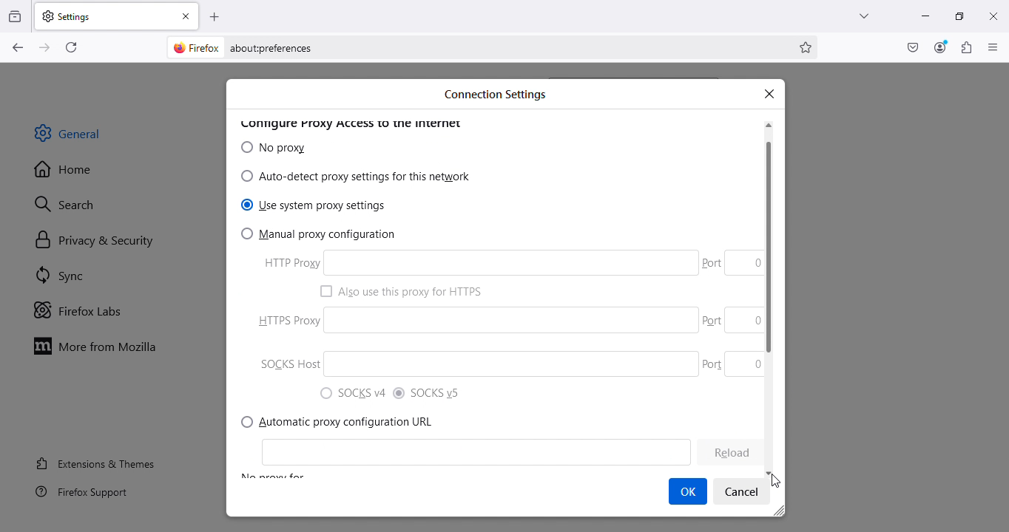 This screenshot has width=1009, height=532. I want to click on 1 Also use this proxy for HTTPS, so click(414, 289).